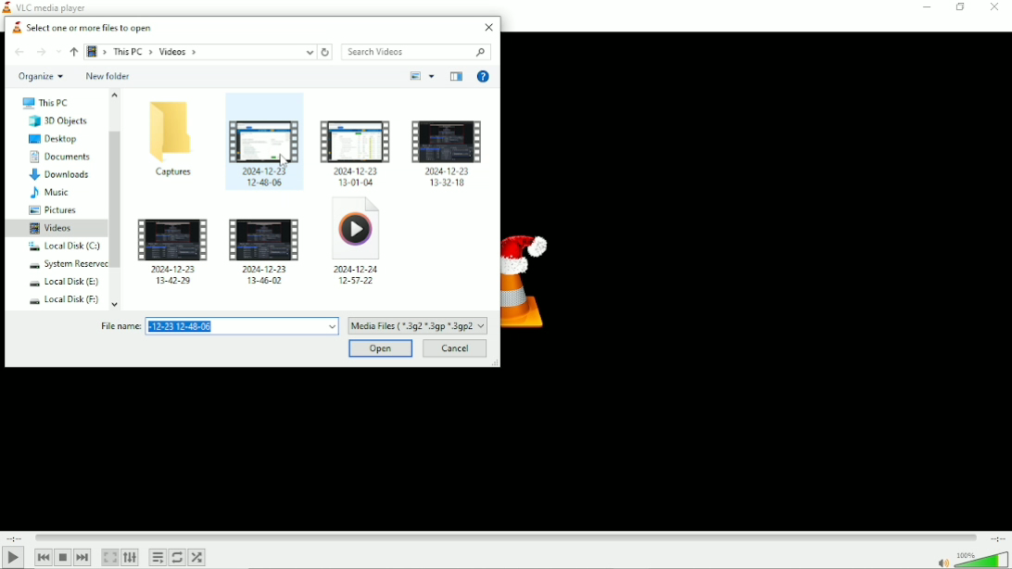  Describe the element at coordinates (43, 558) in the screenshot. I see `Previous` at that location.